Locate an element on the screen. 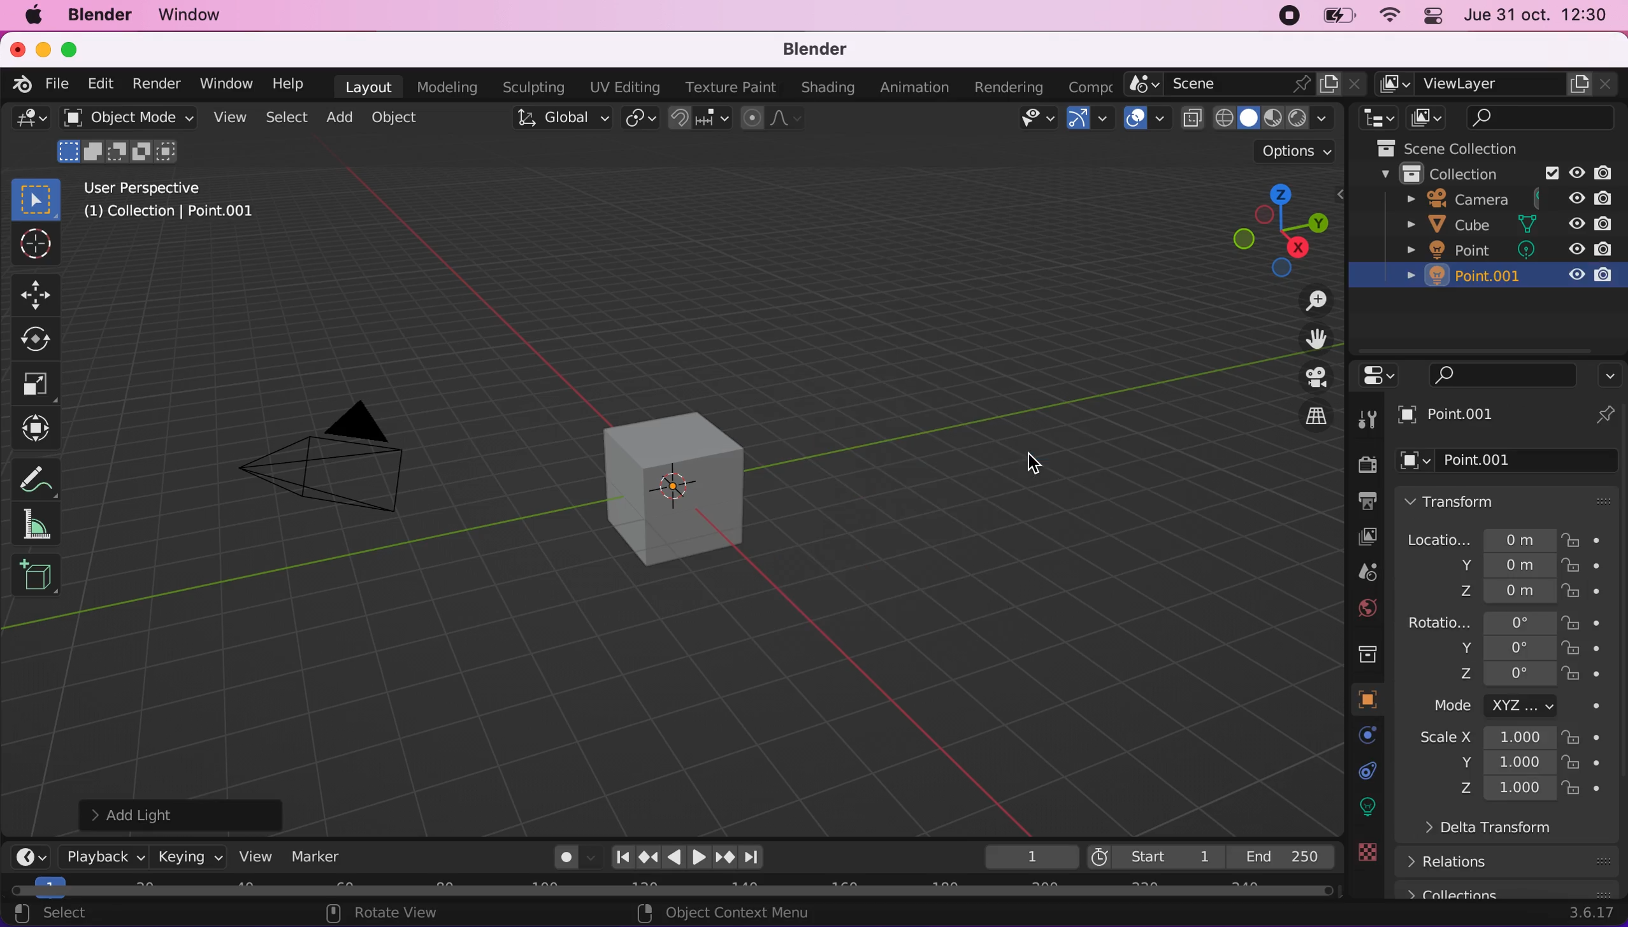 This screenshot has width=1628, height=927. move the view is located at coordinates (1308, 339).